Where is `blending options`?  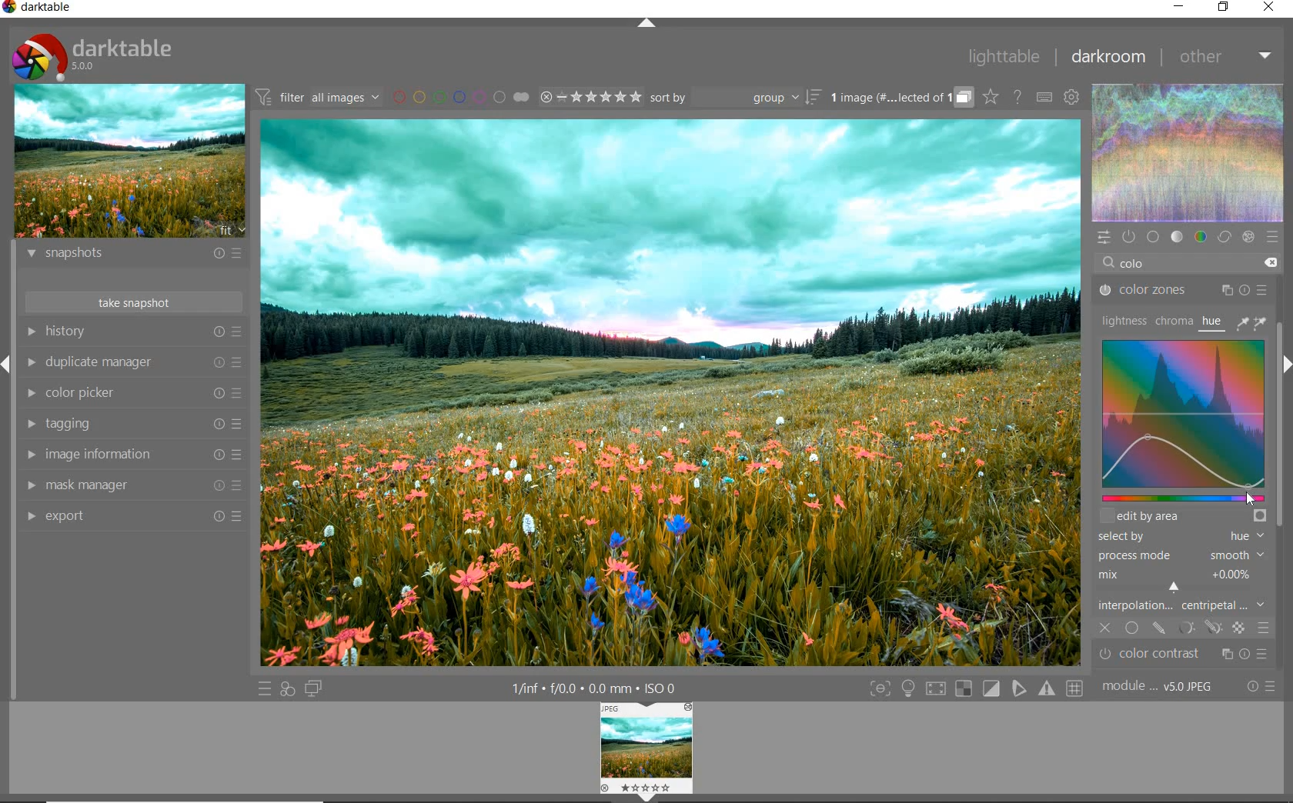 blending options is located at coordinates (1263, 626).